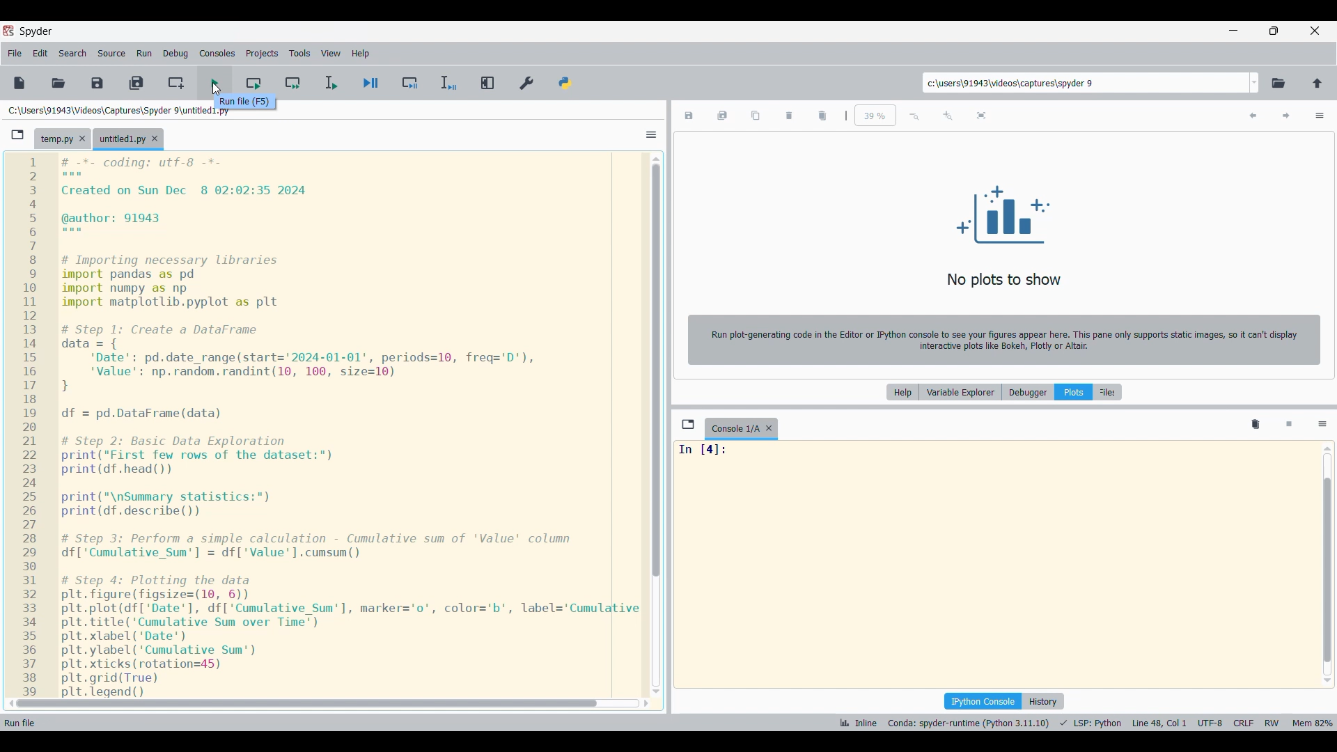  Describe the element at coordinates (371, 83) in the screenshot. I see `Debug file` at that location.